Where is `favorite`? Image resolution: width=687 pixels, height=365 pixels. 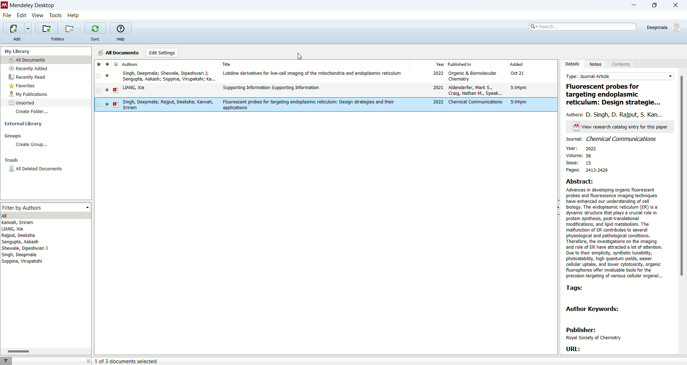 favorite is located at coordinates (98, 64).